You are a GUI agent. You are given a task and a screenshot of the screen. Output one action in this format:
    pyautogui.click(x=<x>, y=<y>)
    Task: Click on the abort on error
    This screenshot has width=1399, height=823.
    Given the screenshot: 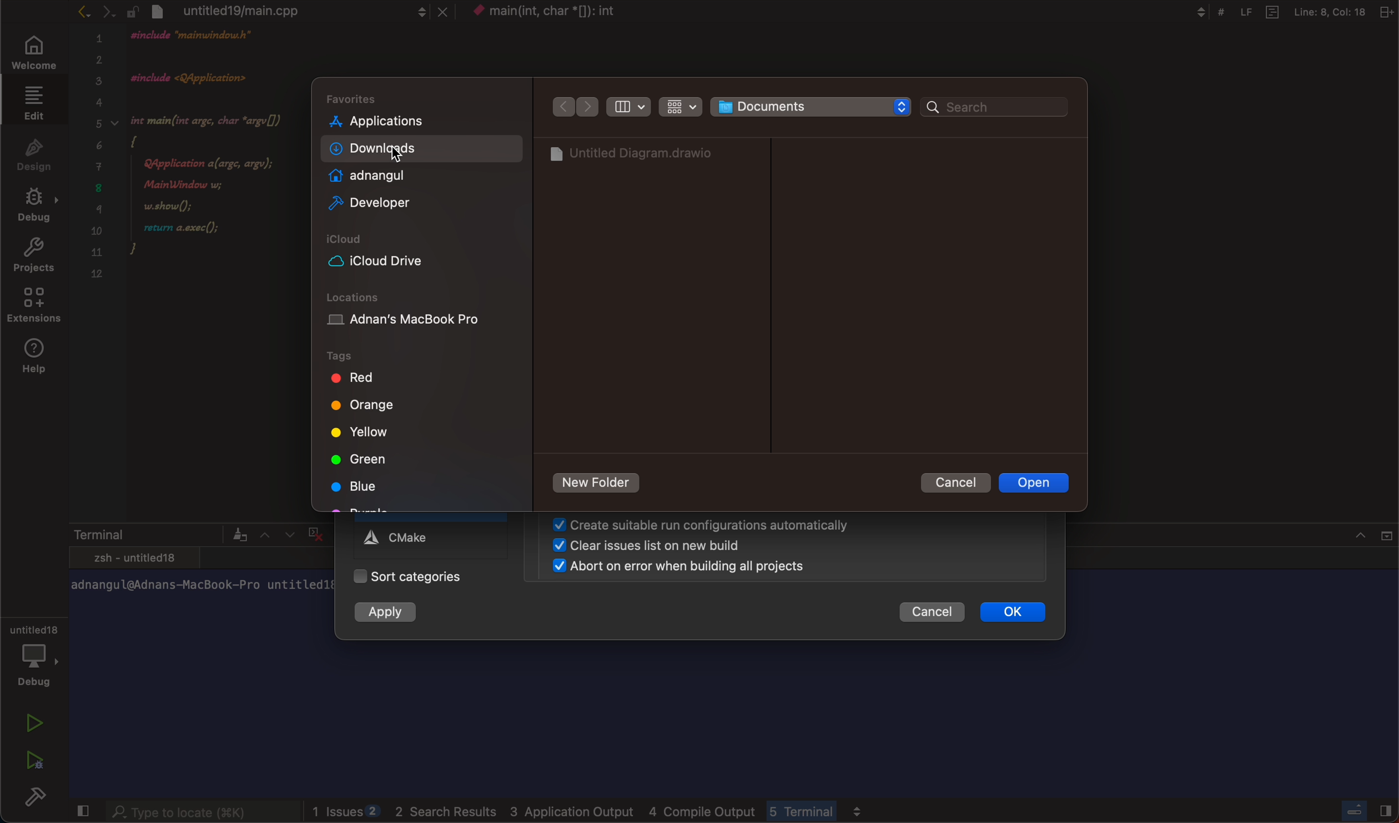 What is the action you would take?
    pyautogui.click(x=673, y=568)
    